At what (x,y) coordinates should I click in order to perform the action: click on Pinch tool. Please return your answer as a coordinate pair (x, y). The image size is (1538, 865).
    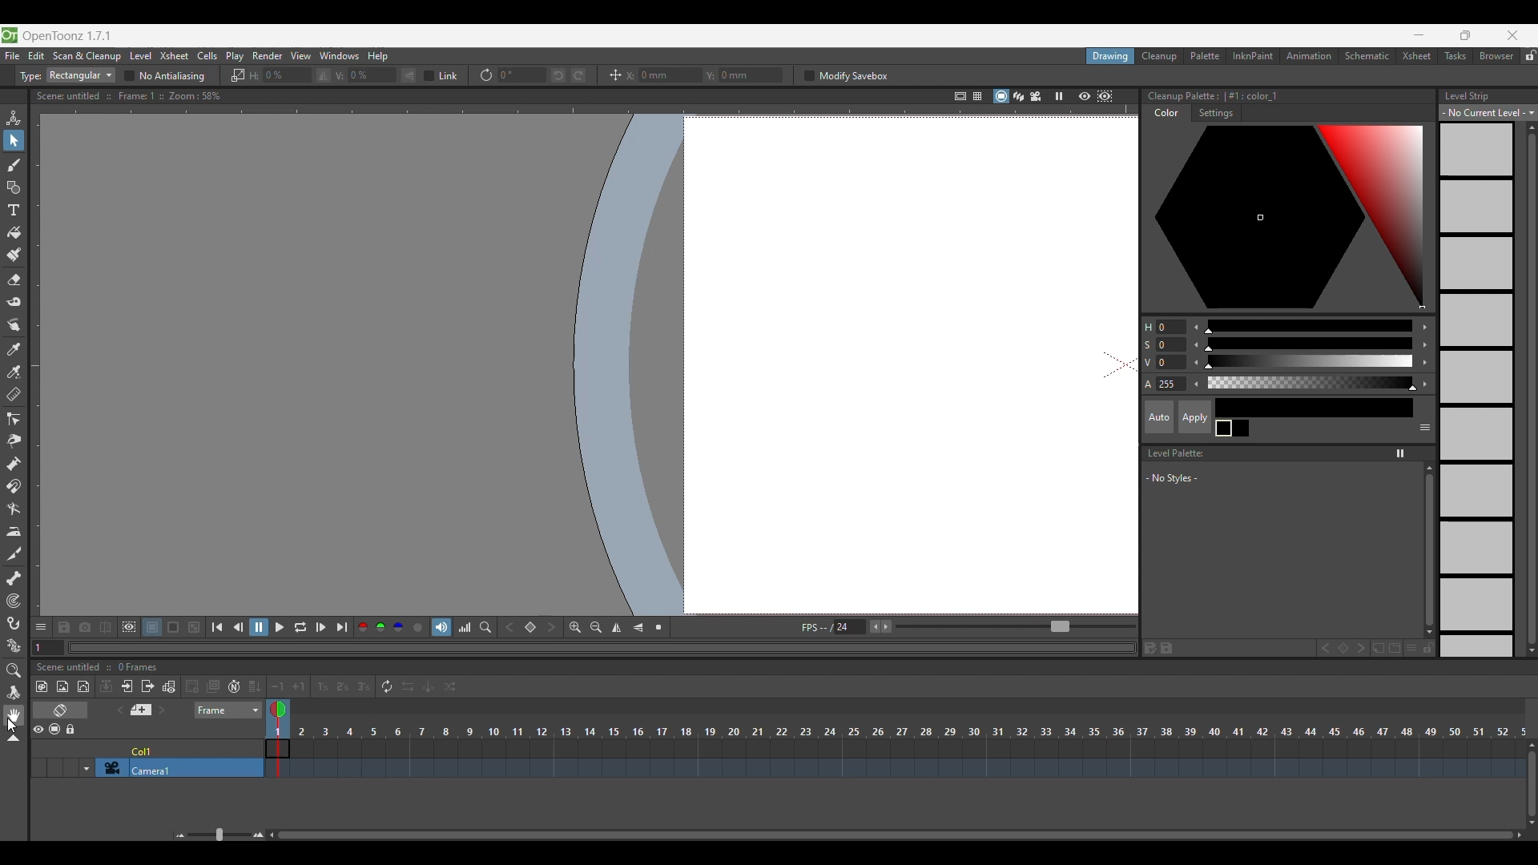
    Looking at the image, I should click on (13, 441).